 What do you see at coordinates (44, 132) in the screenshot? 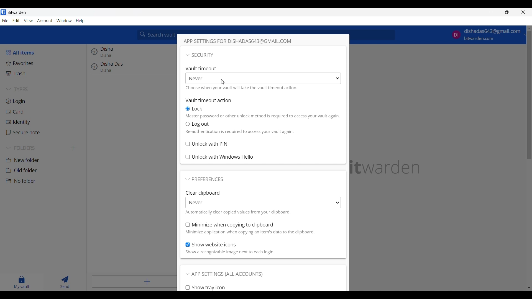
I see `Secure note` at bounding box center [44, 132].